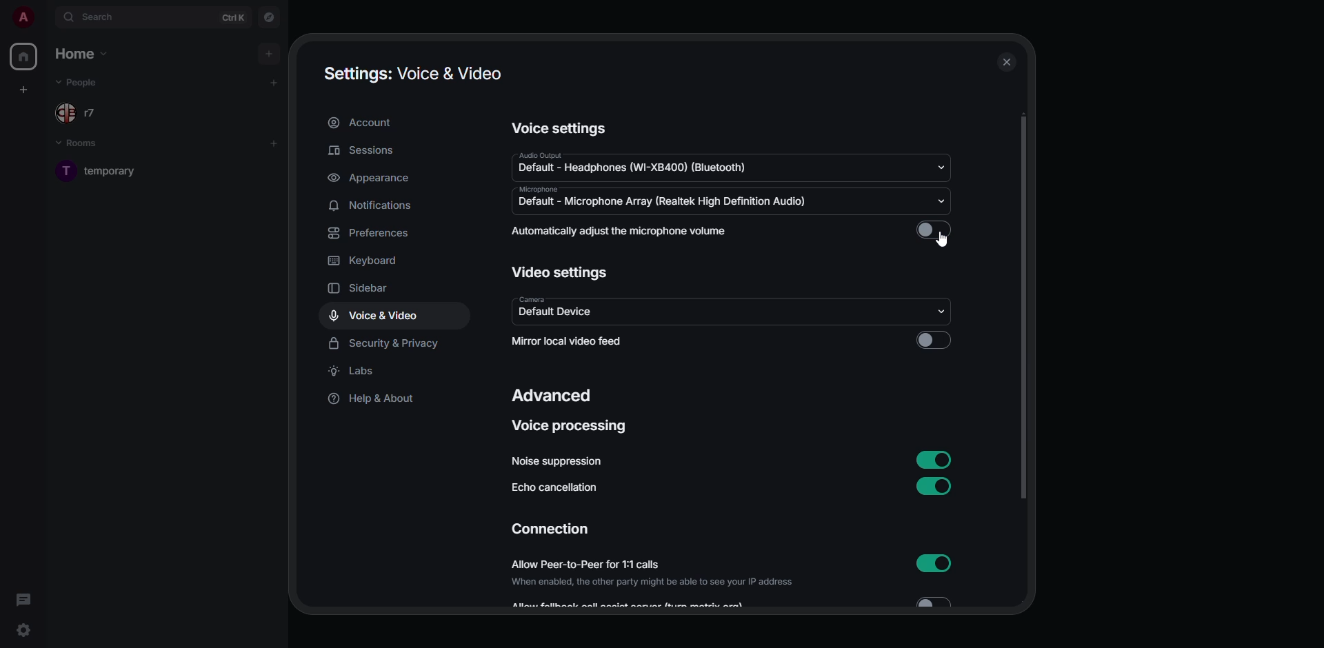 The image size is (1324, 648). I want to click on add, so click(269, 52).